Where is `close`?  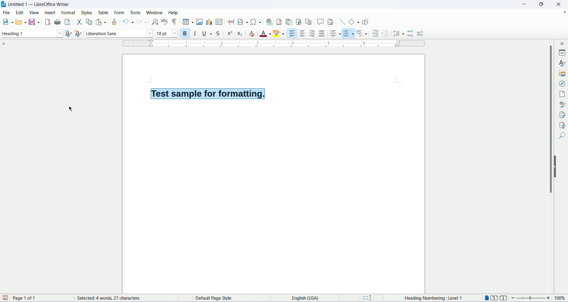
close is located at coordinates (558, 4).